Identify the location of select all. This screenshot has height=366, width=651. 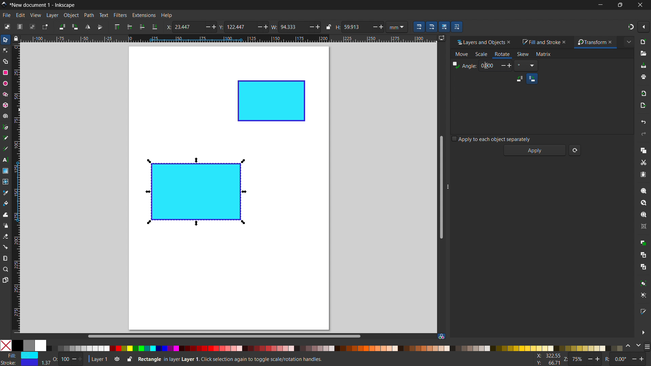
(6, 26).